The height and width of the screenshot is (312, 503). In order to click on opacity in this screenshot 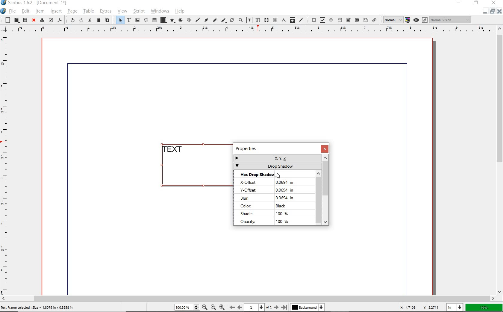, I will do `click(267, 222)`.